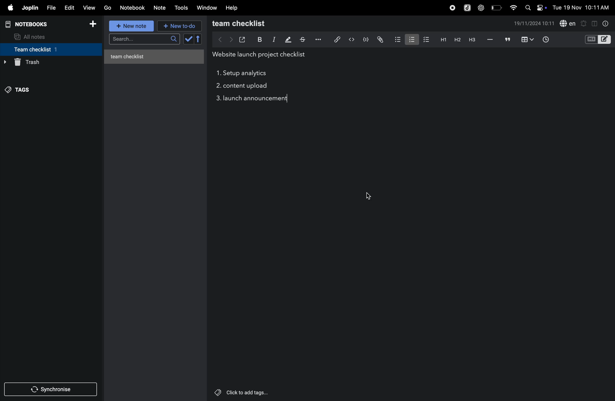 The image size is (615, 401). What do you see at coordinates (302, 40) in the screenshot?
I see `strike through` at bounding box center [302, 40].